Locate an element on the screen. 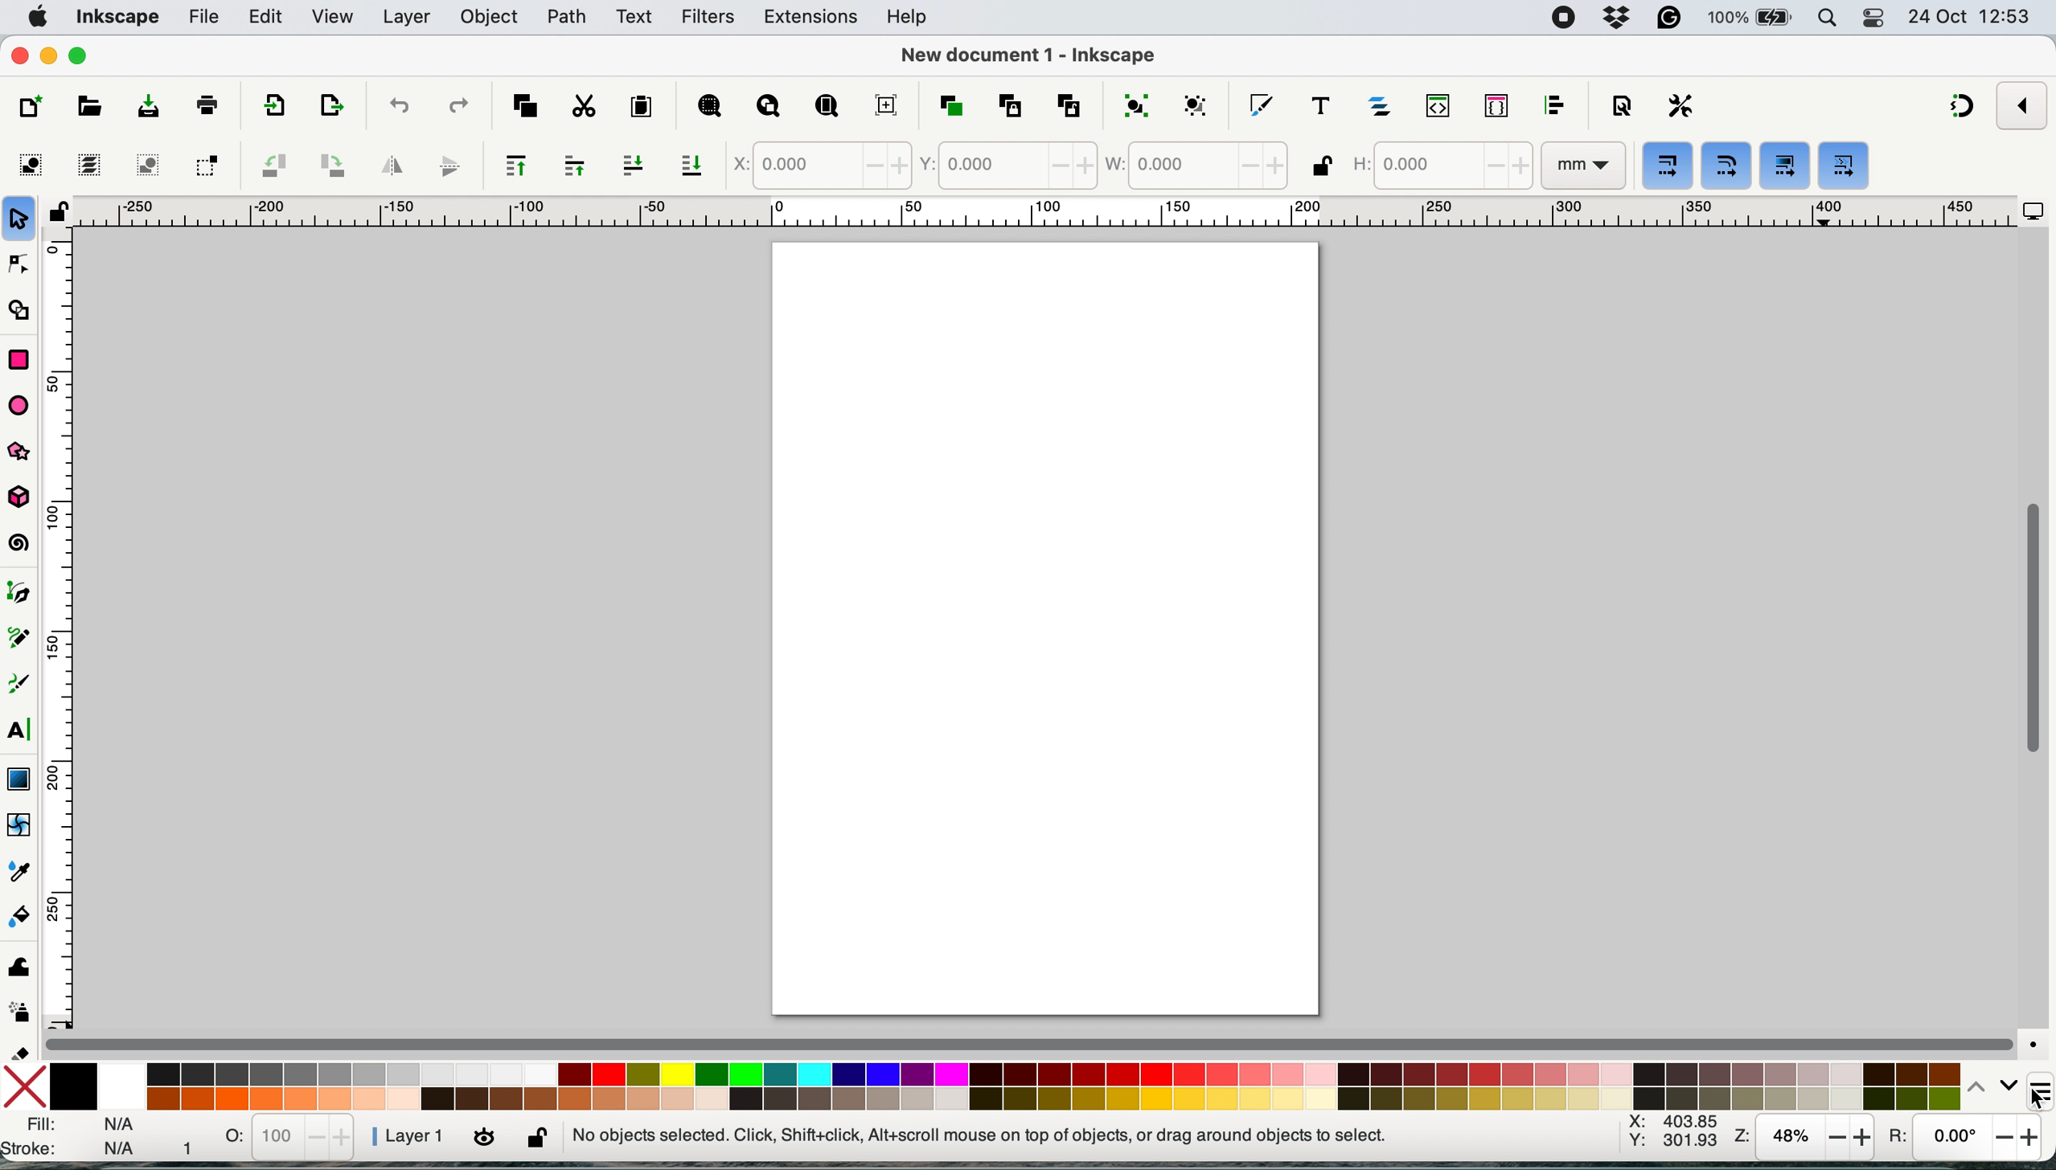 The height and width of the screenshot is (1170, 2056). new is located at coordinates (33, 106).